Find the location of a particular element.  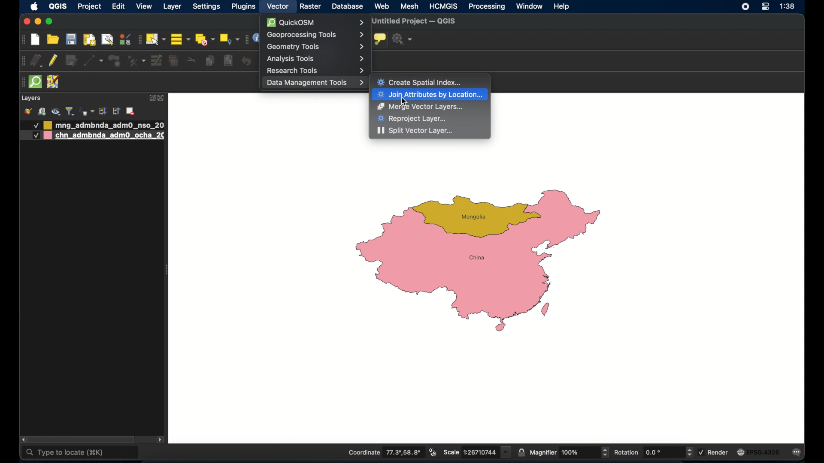

digitizing toolbar is located at coordinates (23, 61).